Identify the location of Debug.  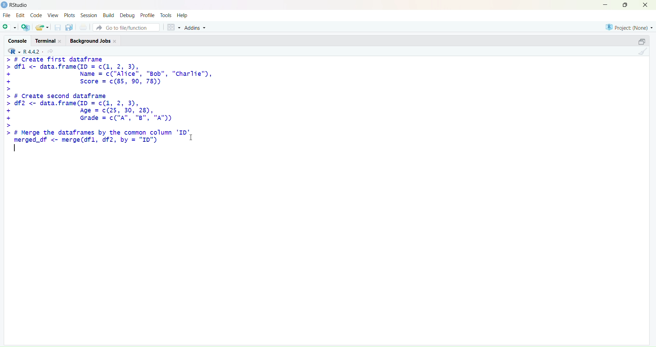
(127, 16).